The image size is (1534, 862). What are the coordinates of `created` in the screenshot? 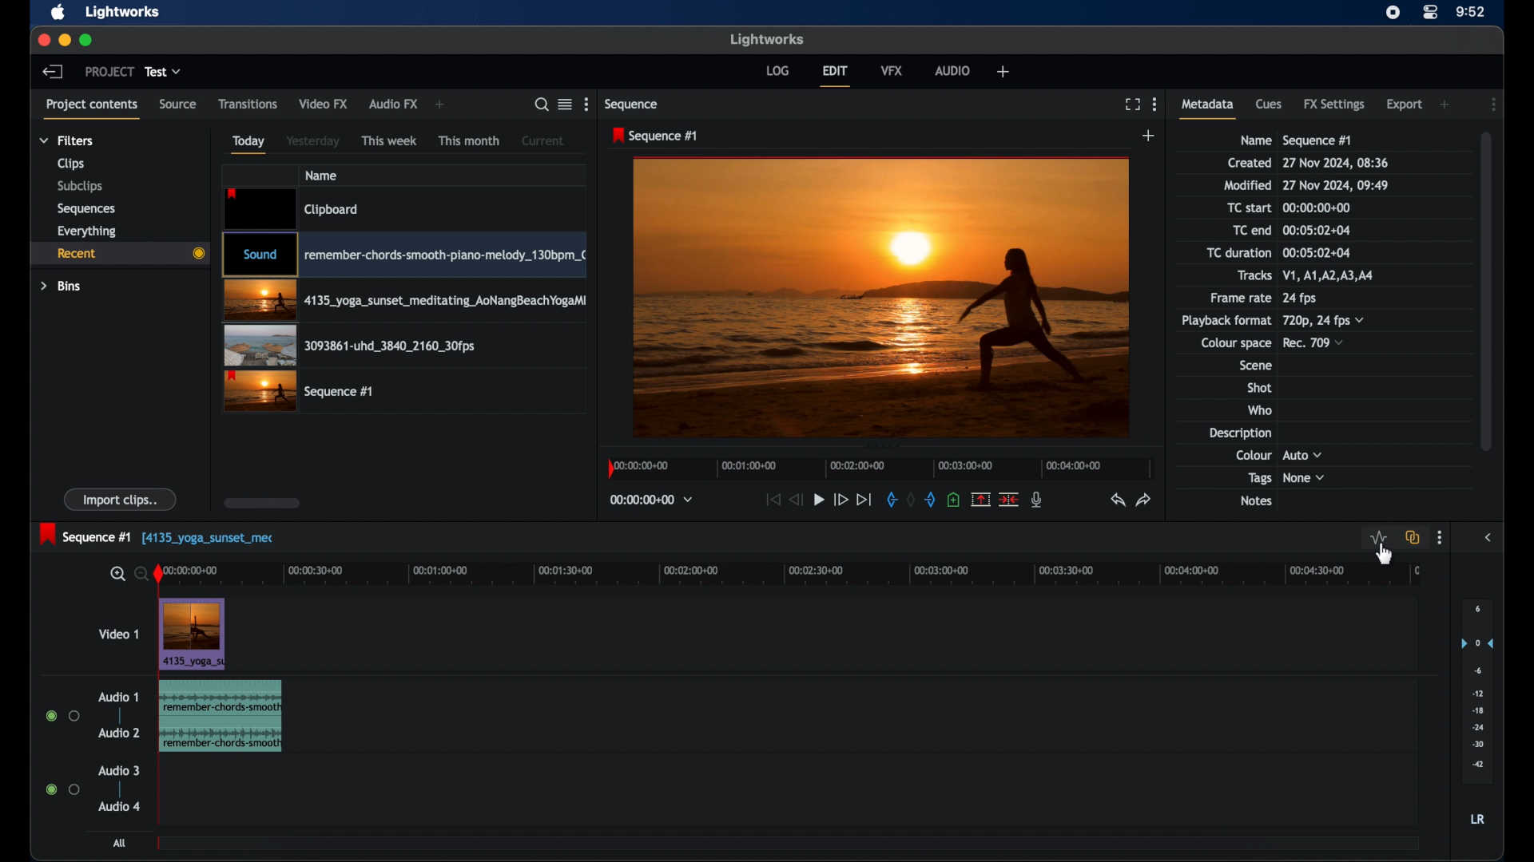 It's located at (1250, 163).